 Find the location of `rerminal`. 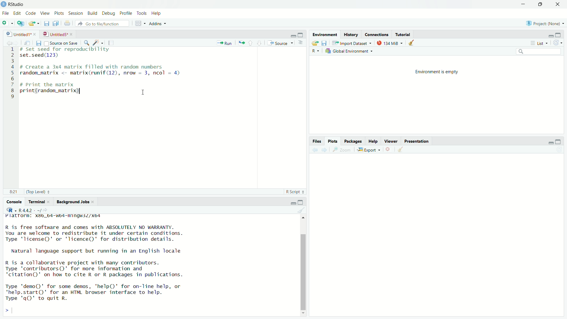

rerminal is located at coordinates (38, 201).